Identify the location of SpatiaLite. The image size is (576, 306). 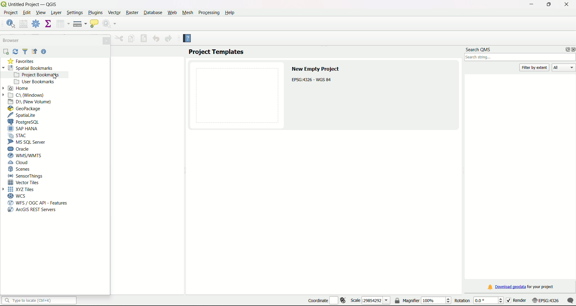
(23, 115).